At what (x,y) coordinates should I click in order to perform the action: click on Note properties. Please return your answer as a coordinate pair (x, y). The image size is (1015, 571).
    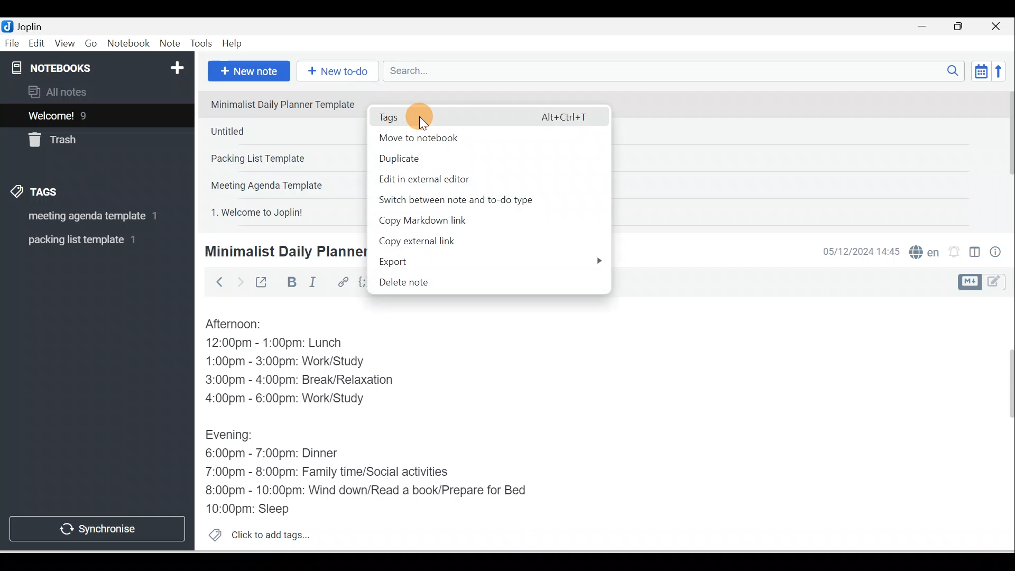
    Looking at the image, I should click on (996, 253).